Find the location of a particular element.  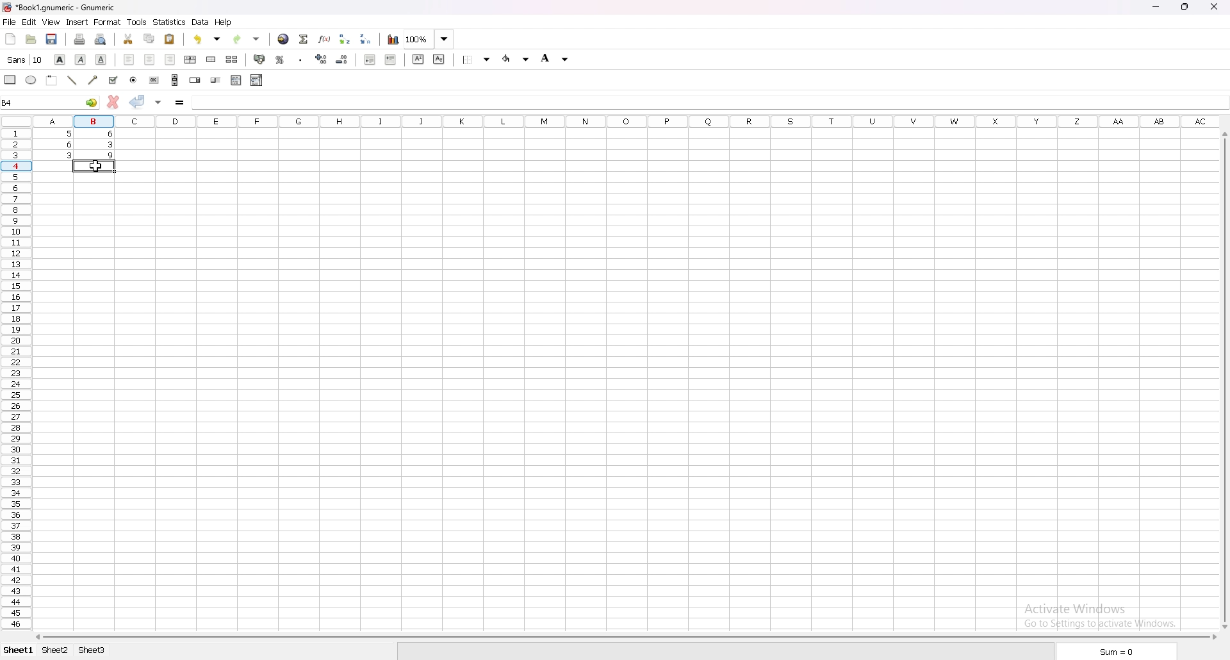

frame is located at coordinates (51, 81).